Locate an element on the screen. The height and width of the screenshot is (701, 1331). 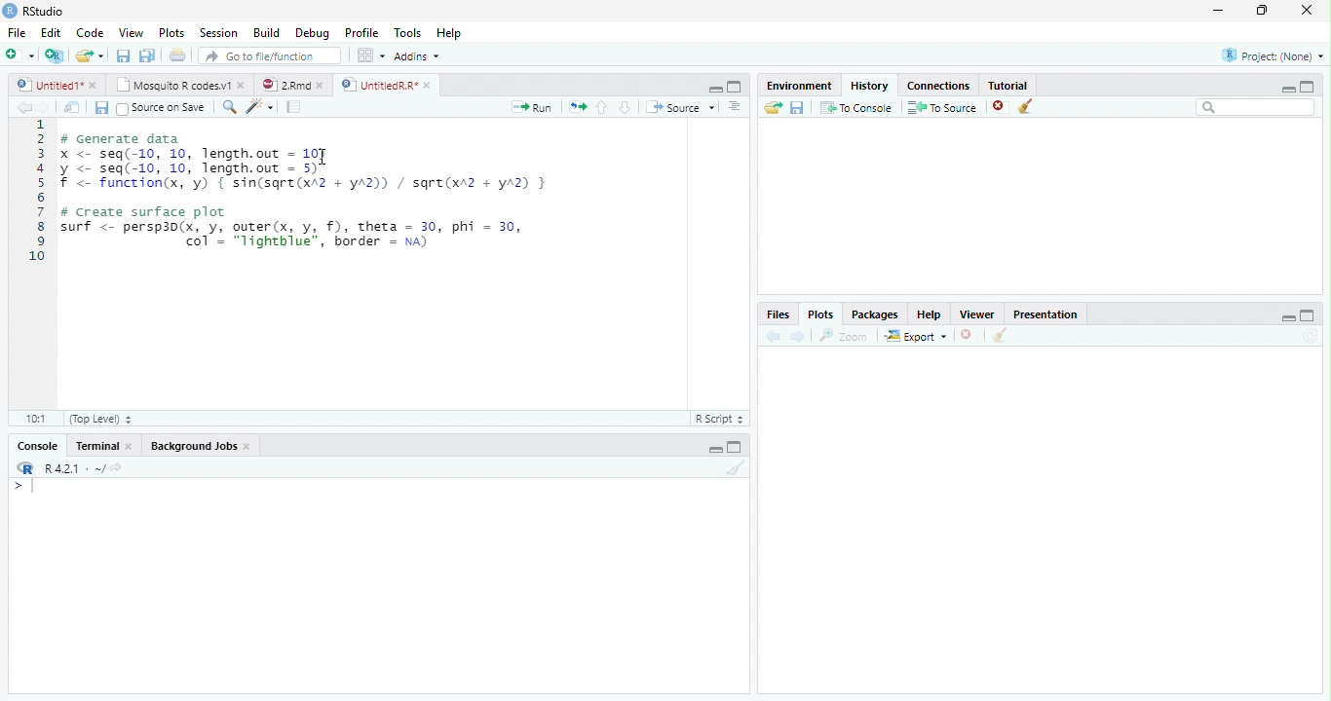
Files is located at coordinates (780, 314).